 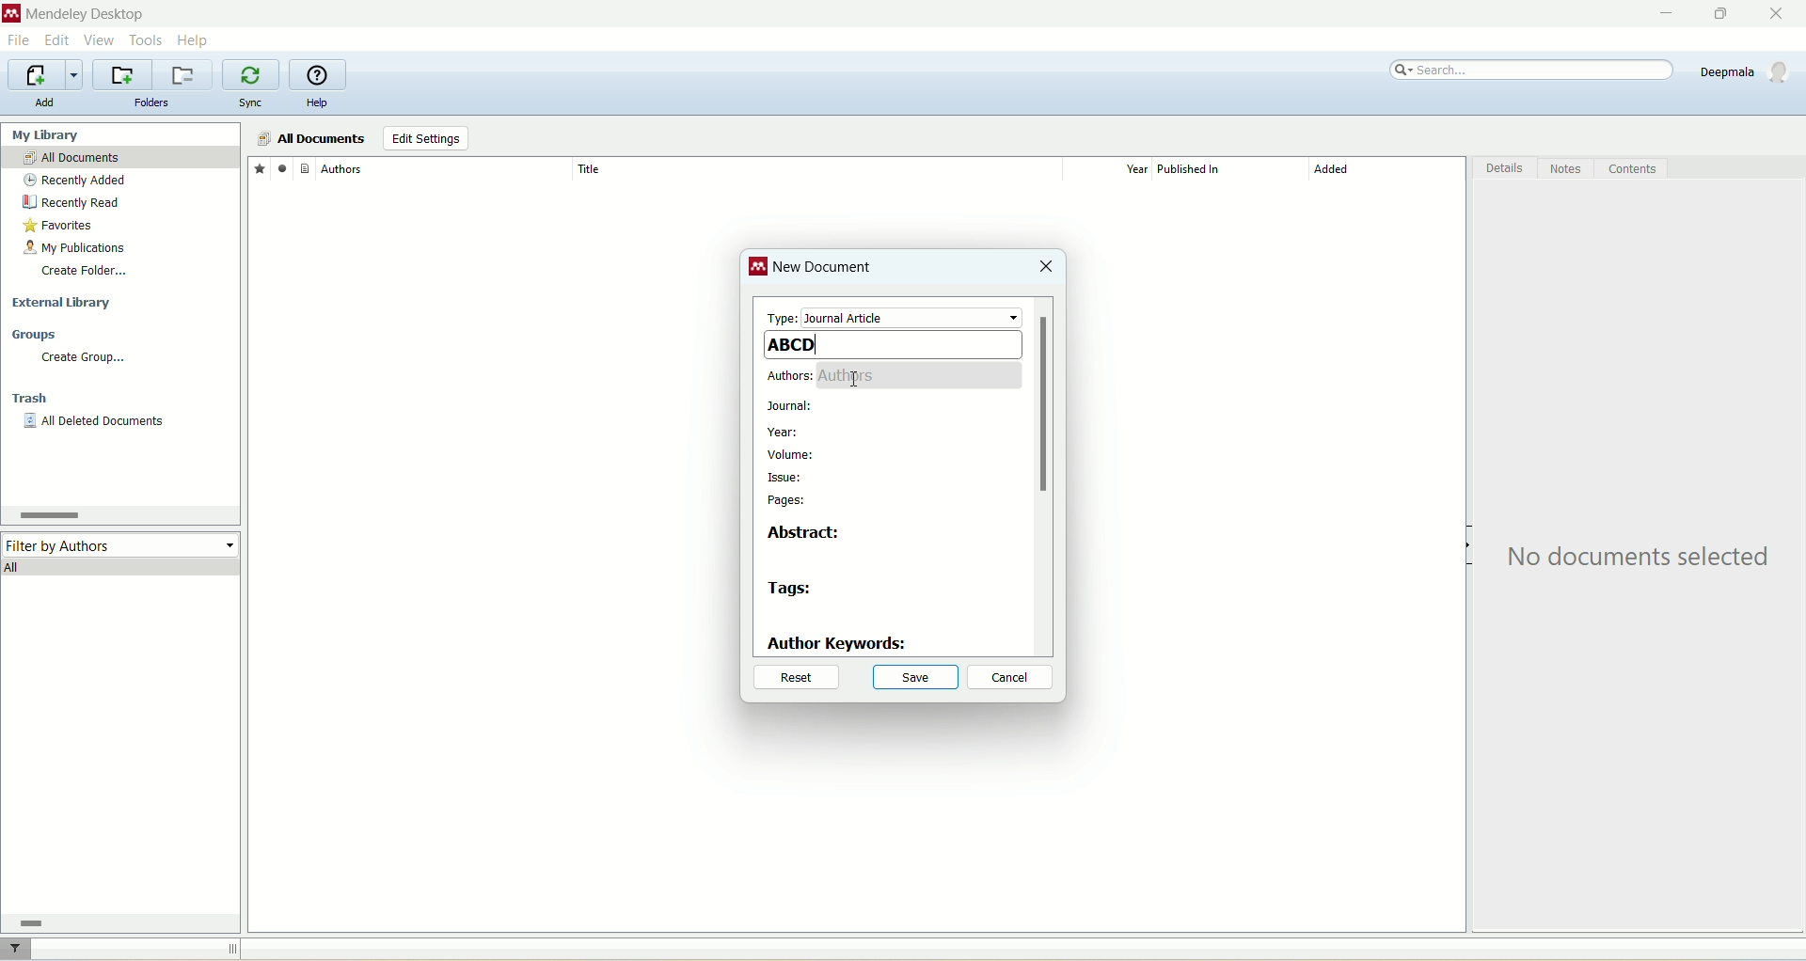 I want to click on save, so click(x=916, y=676).